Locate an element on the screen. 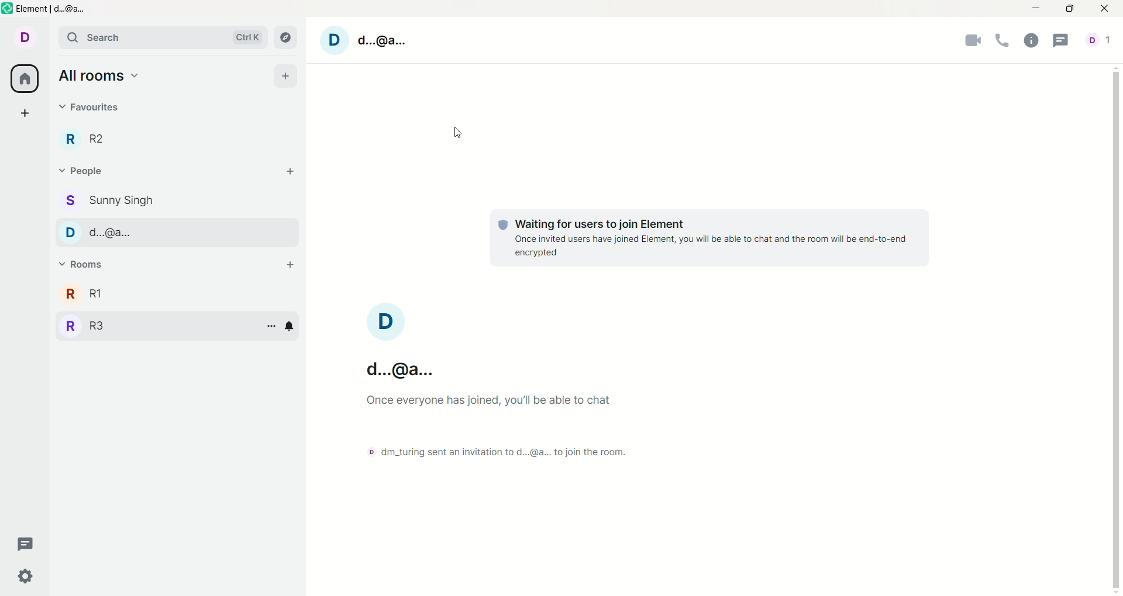 Image resolution: width=1123 pixels, height=596 pixels. people is located at coordinates (82, 170).